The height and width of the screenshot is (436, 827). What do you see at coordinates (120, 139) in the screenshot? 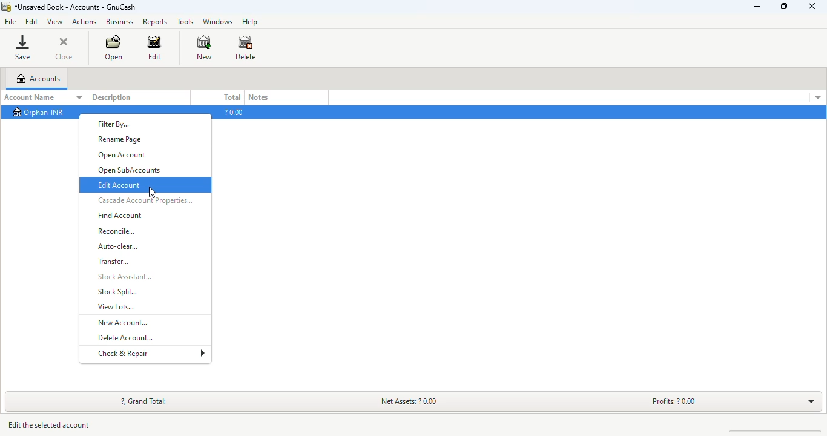
I see `rename page` at bounding box center [120, 139].